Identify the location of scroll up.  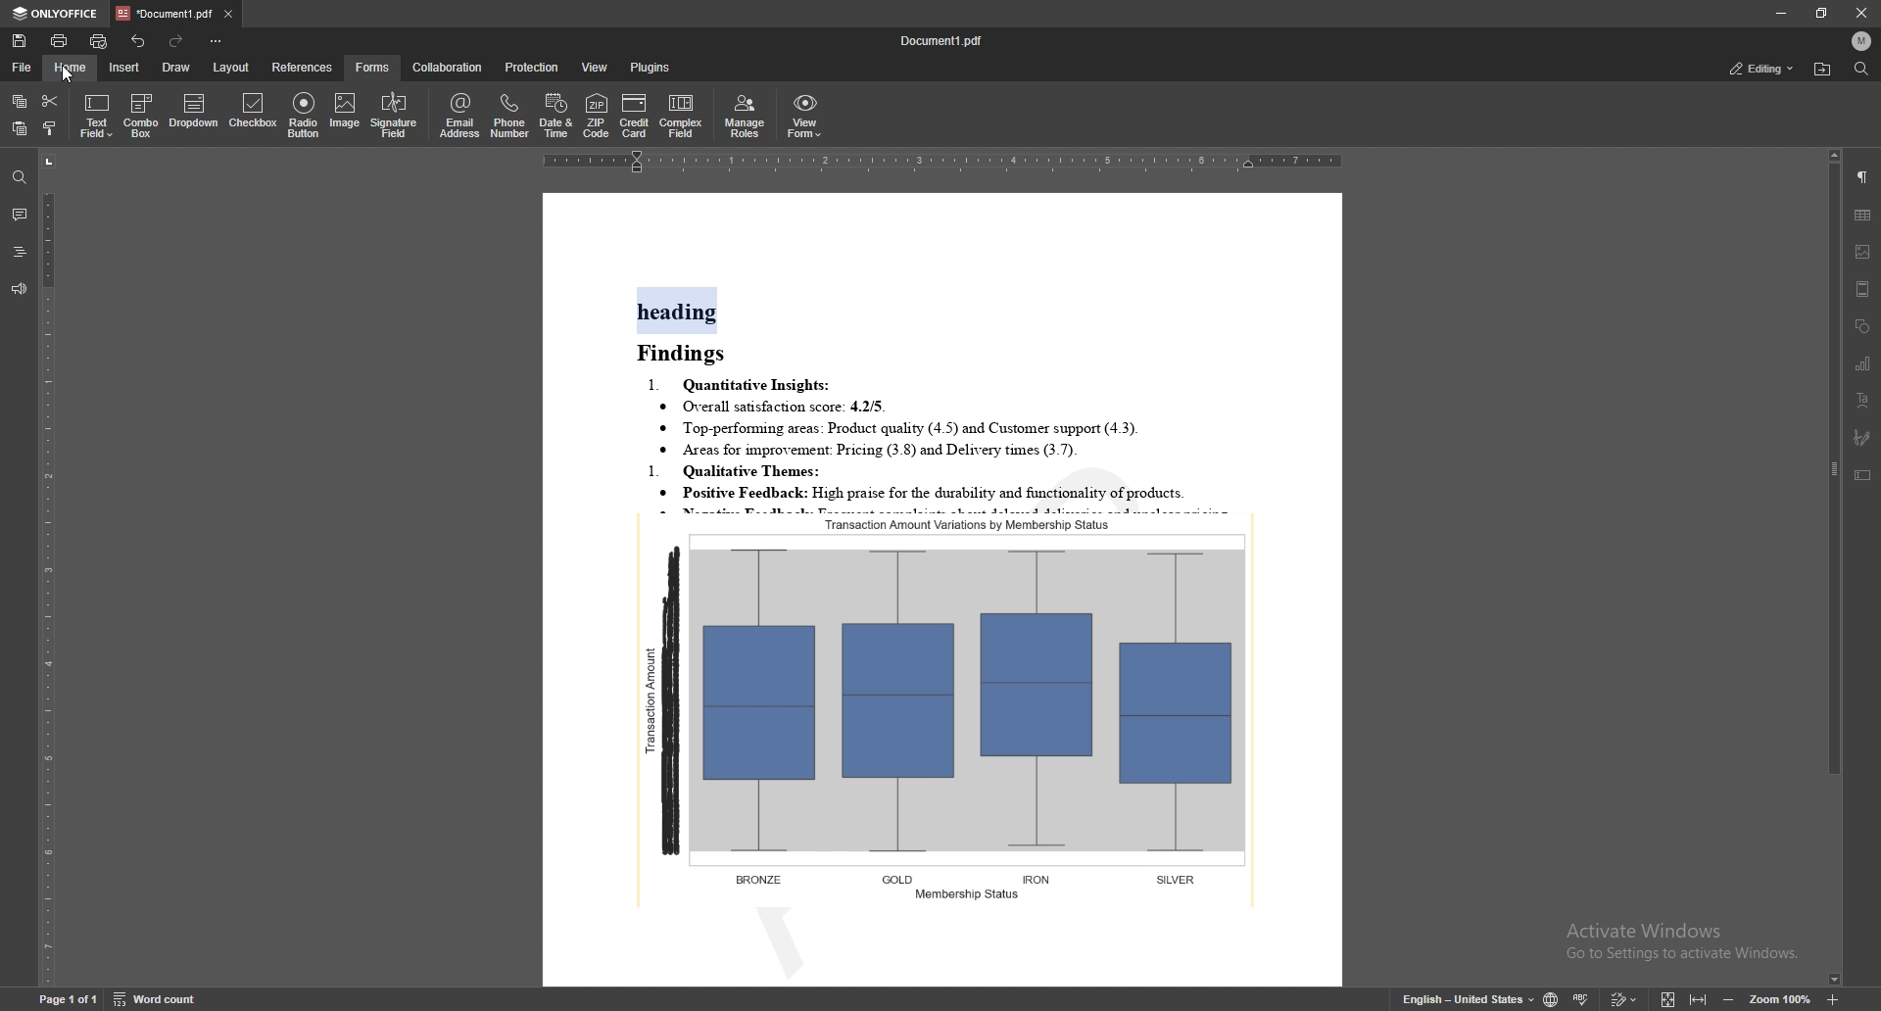
(1833, 156).